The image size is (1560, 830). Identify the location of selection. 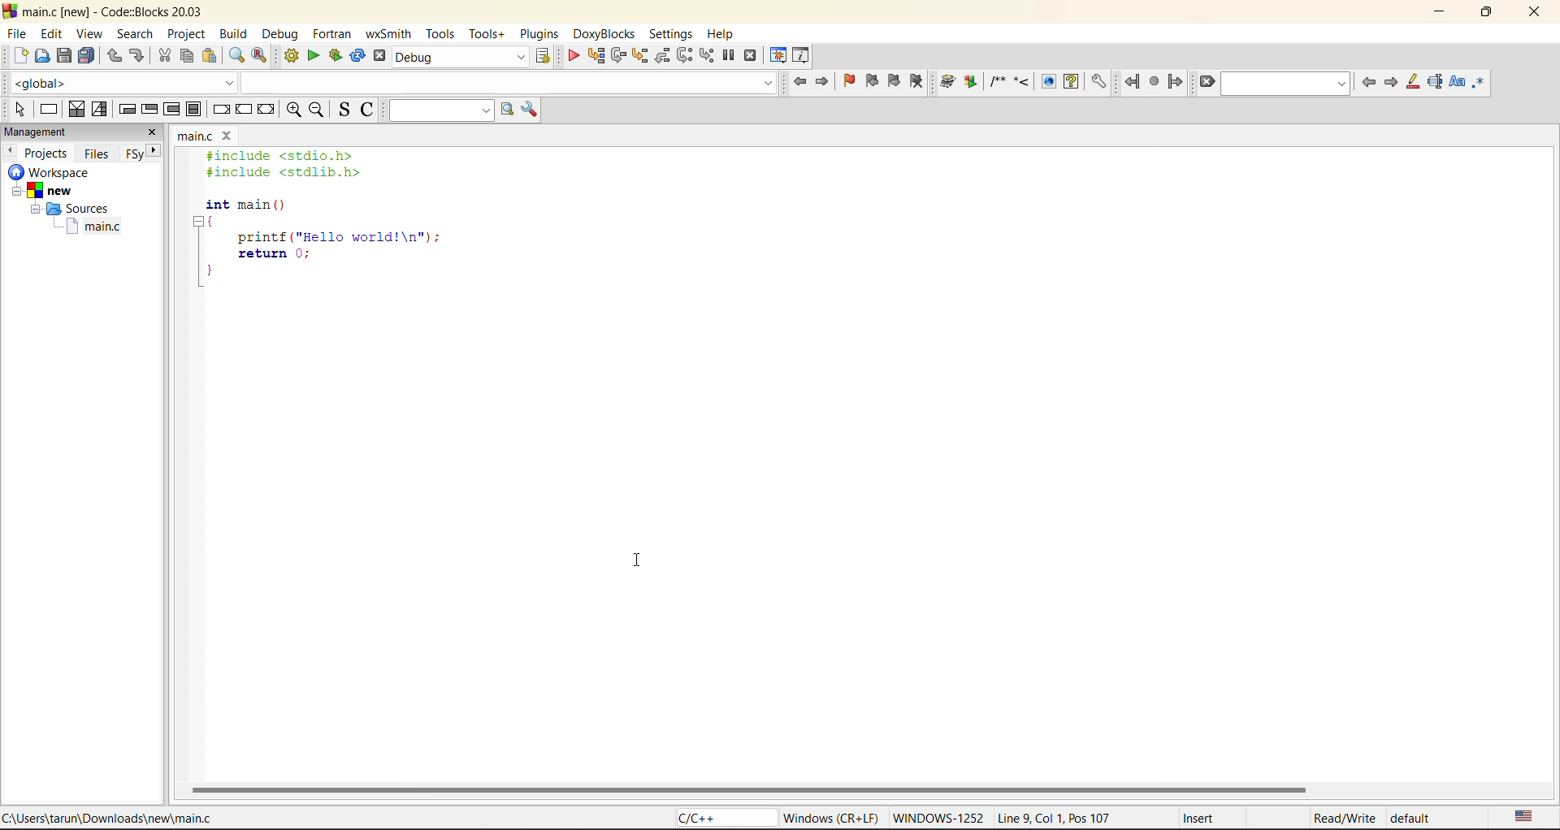
(102, 109).